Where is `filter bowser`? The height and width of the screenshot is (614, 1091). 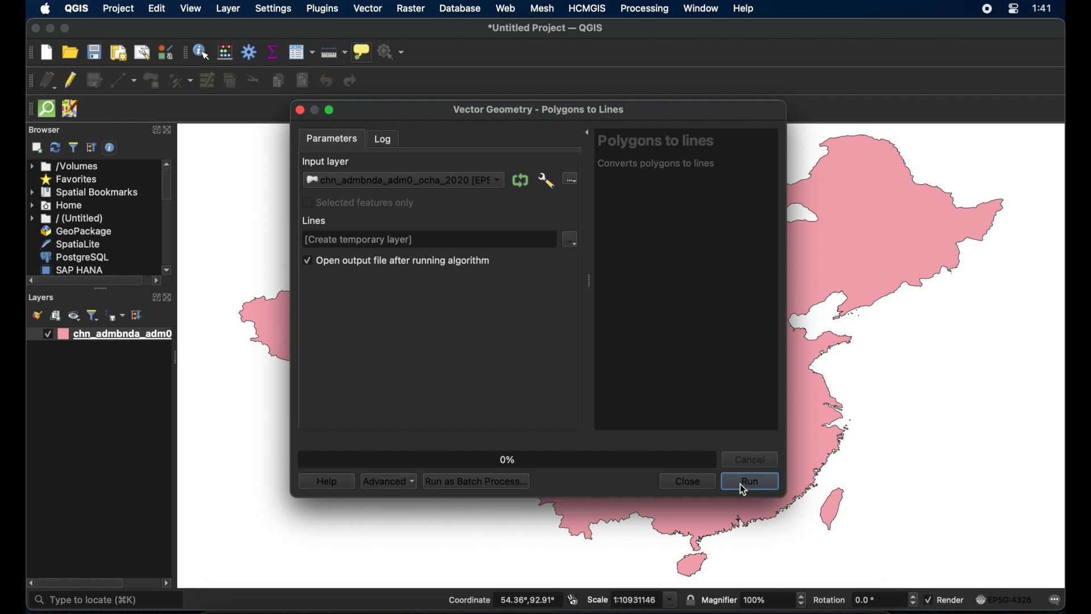 filter bowser is located at coordinates (72, 147).